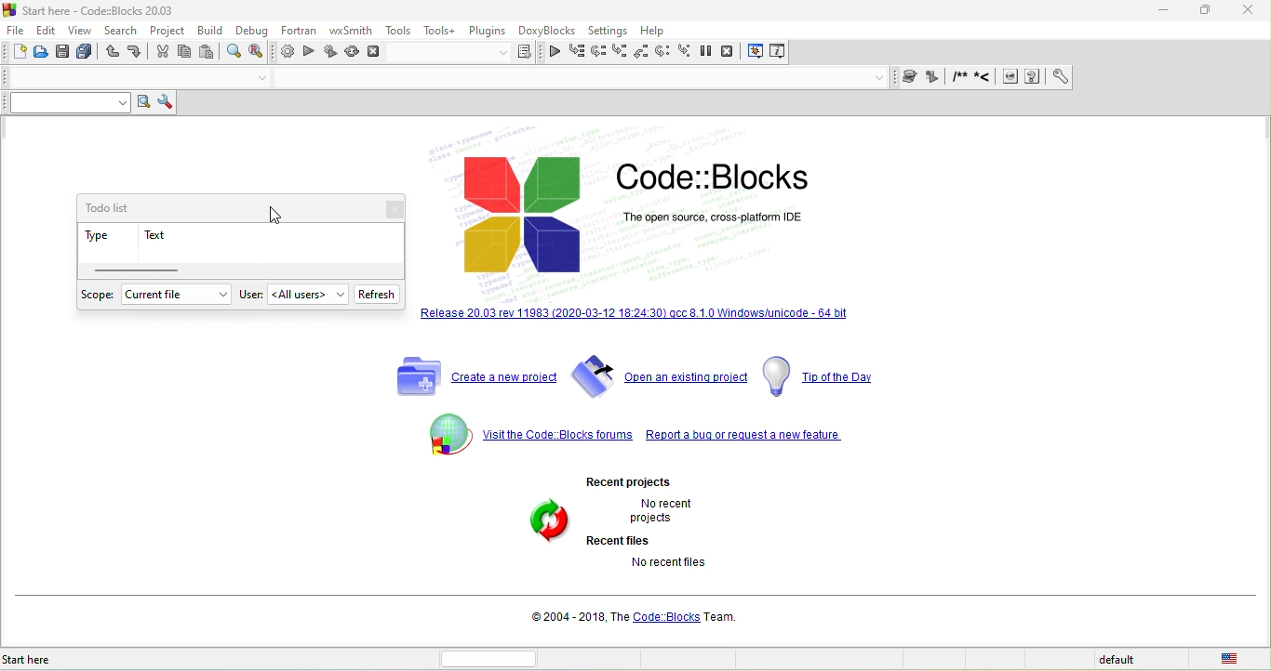 The image size is (1271, 671). What do you see at coordinates (121, 33) in the screenshot?
I see `search` at bounding box center [121, 33].